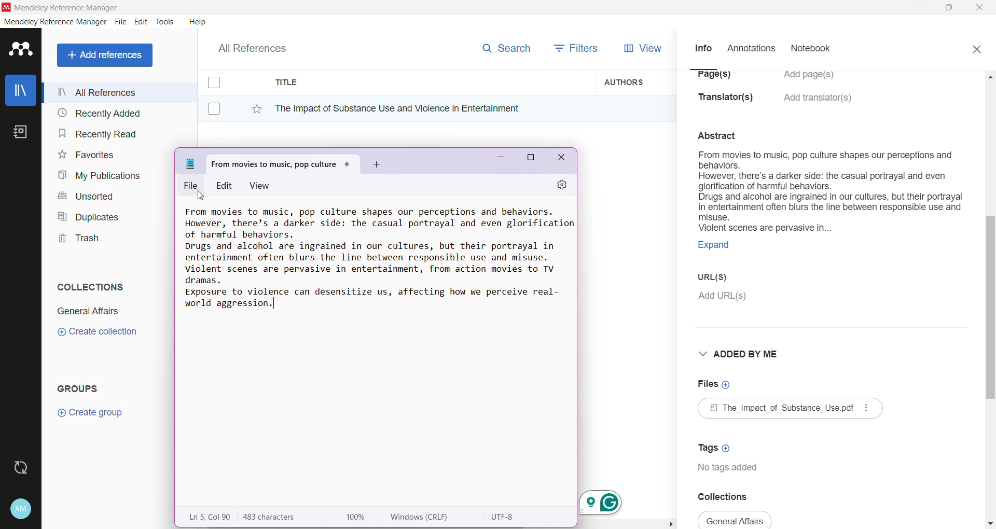 This screenshot has height=529, width=996. Describe the element at coordinates (723, 134) in the screenshot. I see `abstract` at that location.